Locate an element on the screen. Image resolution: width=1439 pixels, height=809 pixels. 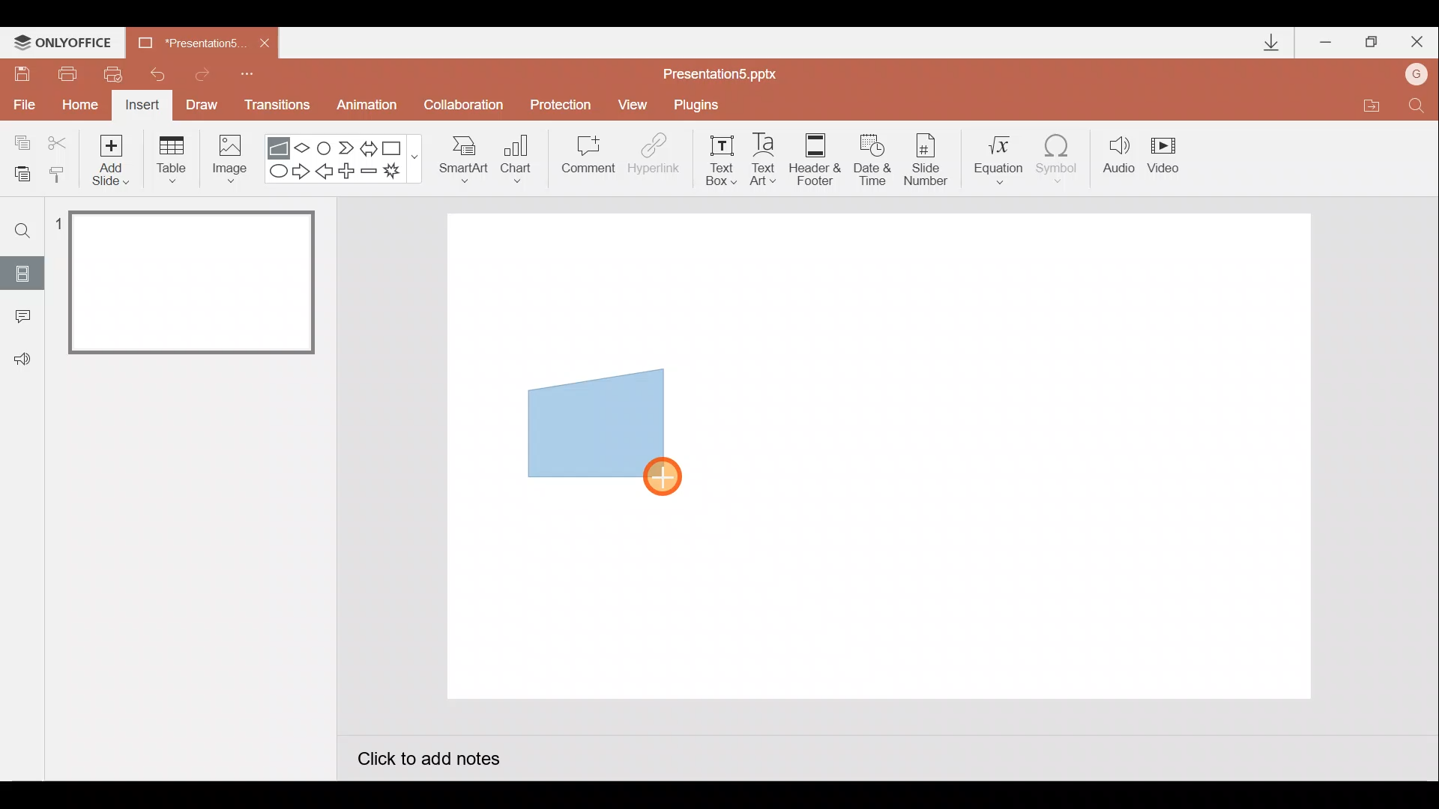
Date & time is located at coordinates (871, 156).